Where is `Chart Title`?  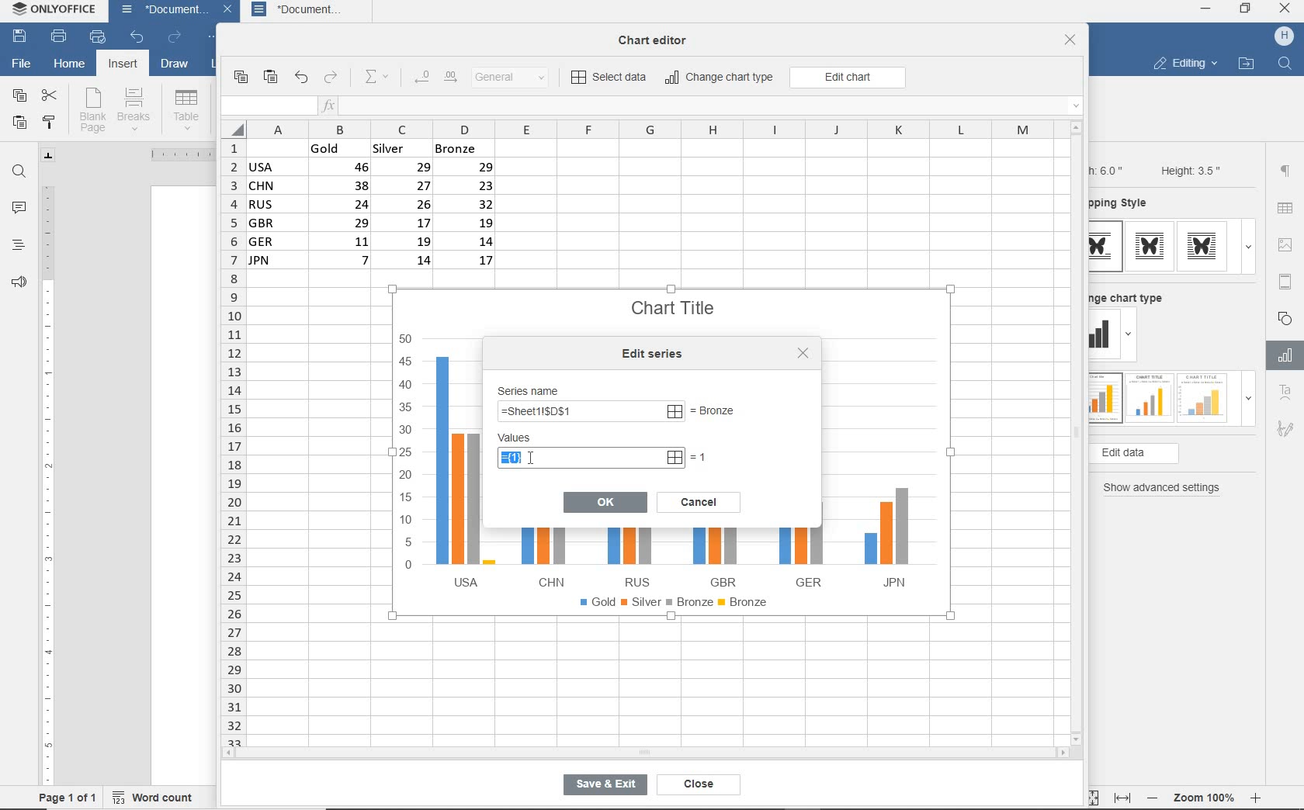
Chart Title is located at coordinates (675, 299).